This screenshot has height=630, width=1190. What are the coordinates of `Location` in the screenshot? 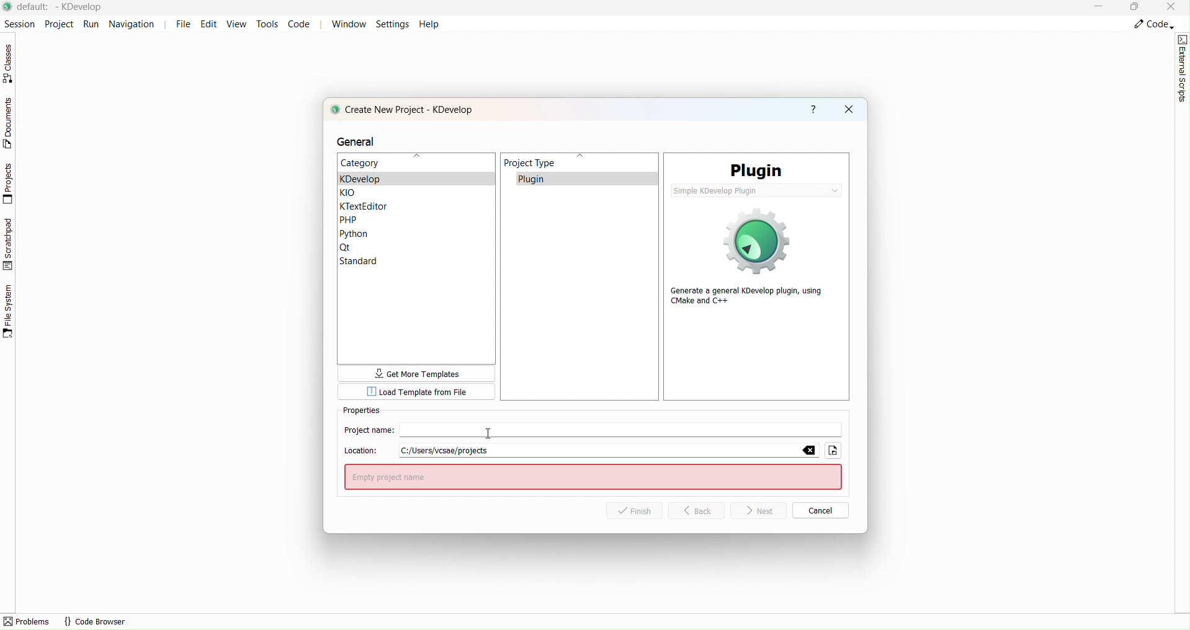 It's located at (593, 451).